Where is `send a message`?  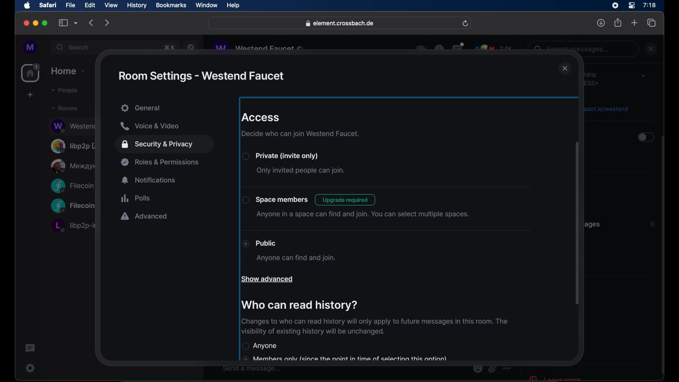 send a message is located at coordinates (252, 369).